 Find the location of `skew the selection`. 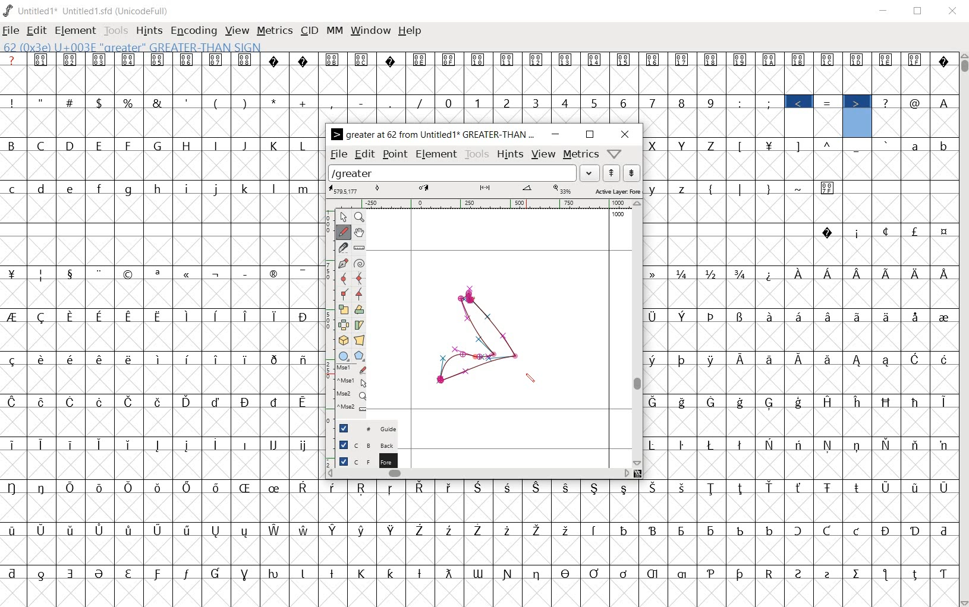

skew the selection is located at coordinates (359, 325).